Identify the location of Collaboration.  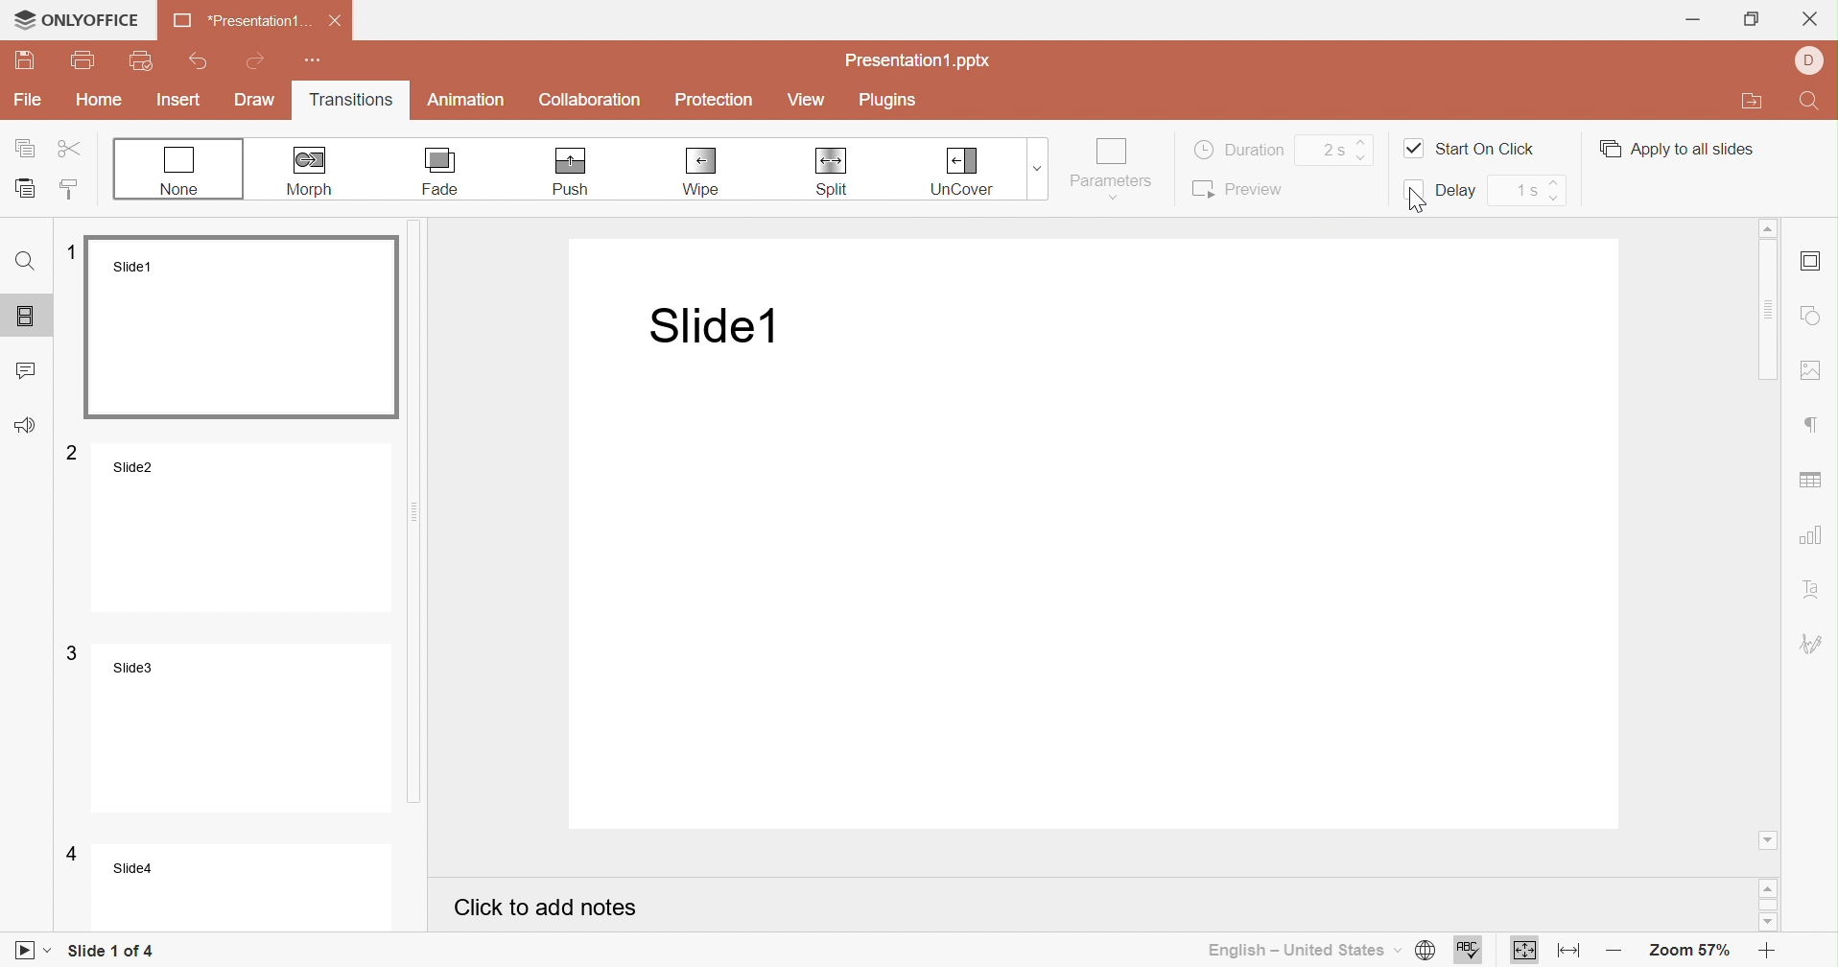
(591, 101).